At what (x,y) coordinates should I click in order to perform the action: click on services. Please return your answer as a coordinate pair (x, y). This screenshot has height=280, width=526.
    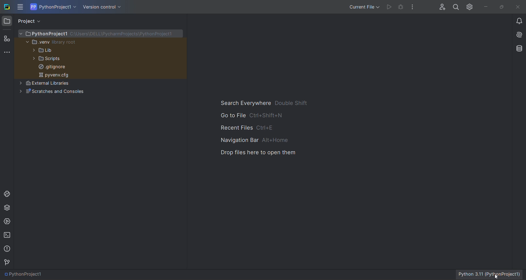
    Looking at the image, I should click on (7, 222).